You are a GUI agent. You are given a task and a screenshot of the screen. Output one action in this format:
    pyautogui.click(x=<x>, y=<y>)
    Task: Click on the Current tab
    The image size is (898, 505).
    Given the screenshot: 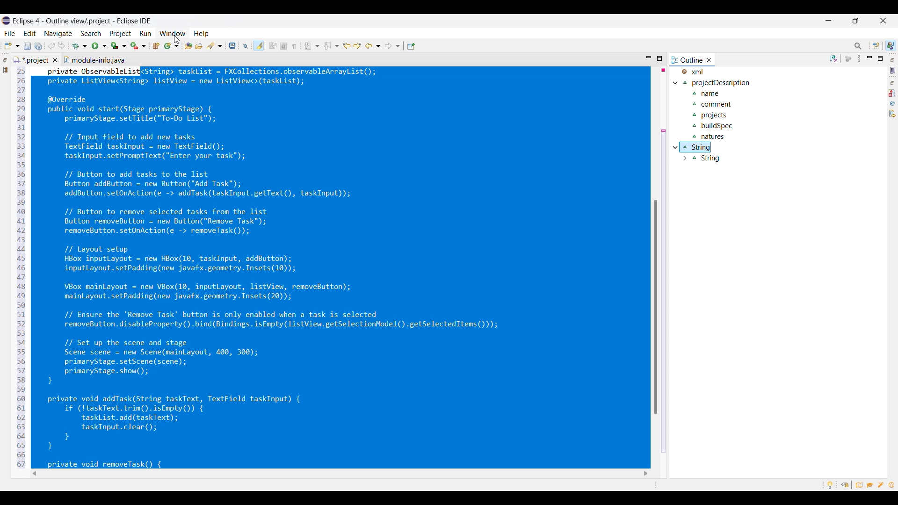 What is the action you would take?
    pyautogui.click(x=688, y=59)
    